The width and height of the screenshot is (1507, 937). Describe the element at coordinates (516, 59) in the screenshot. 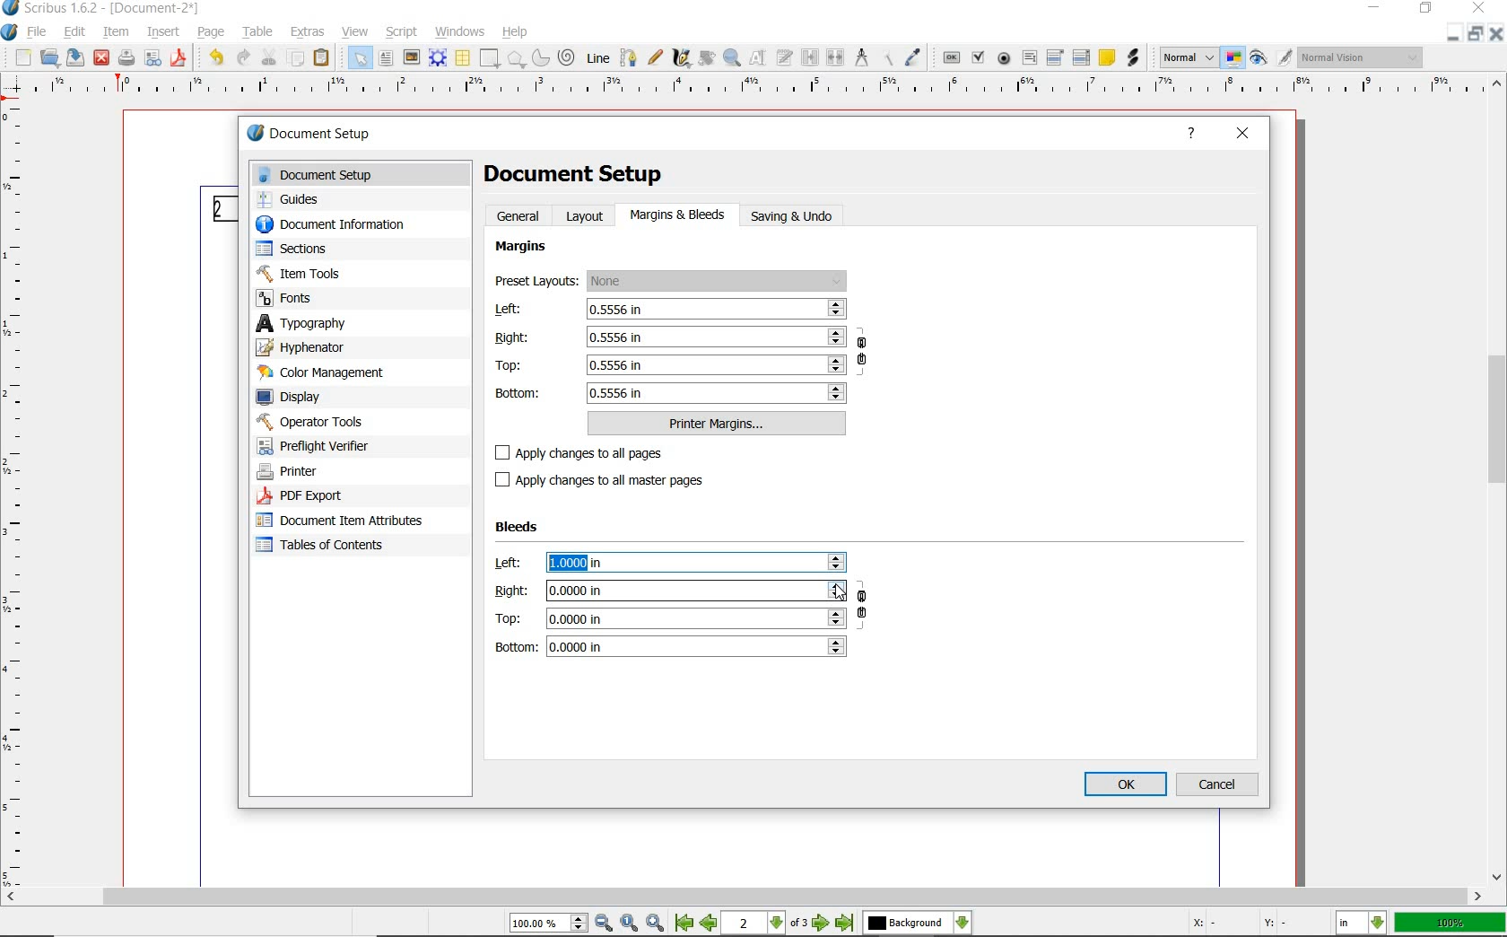

I see `polygon` at that location.